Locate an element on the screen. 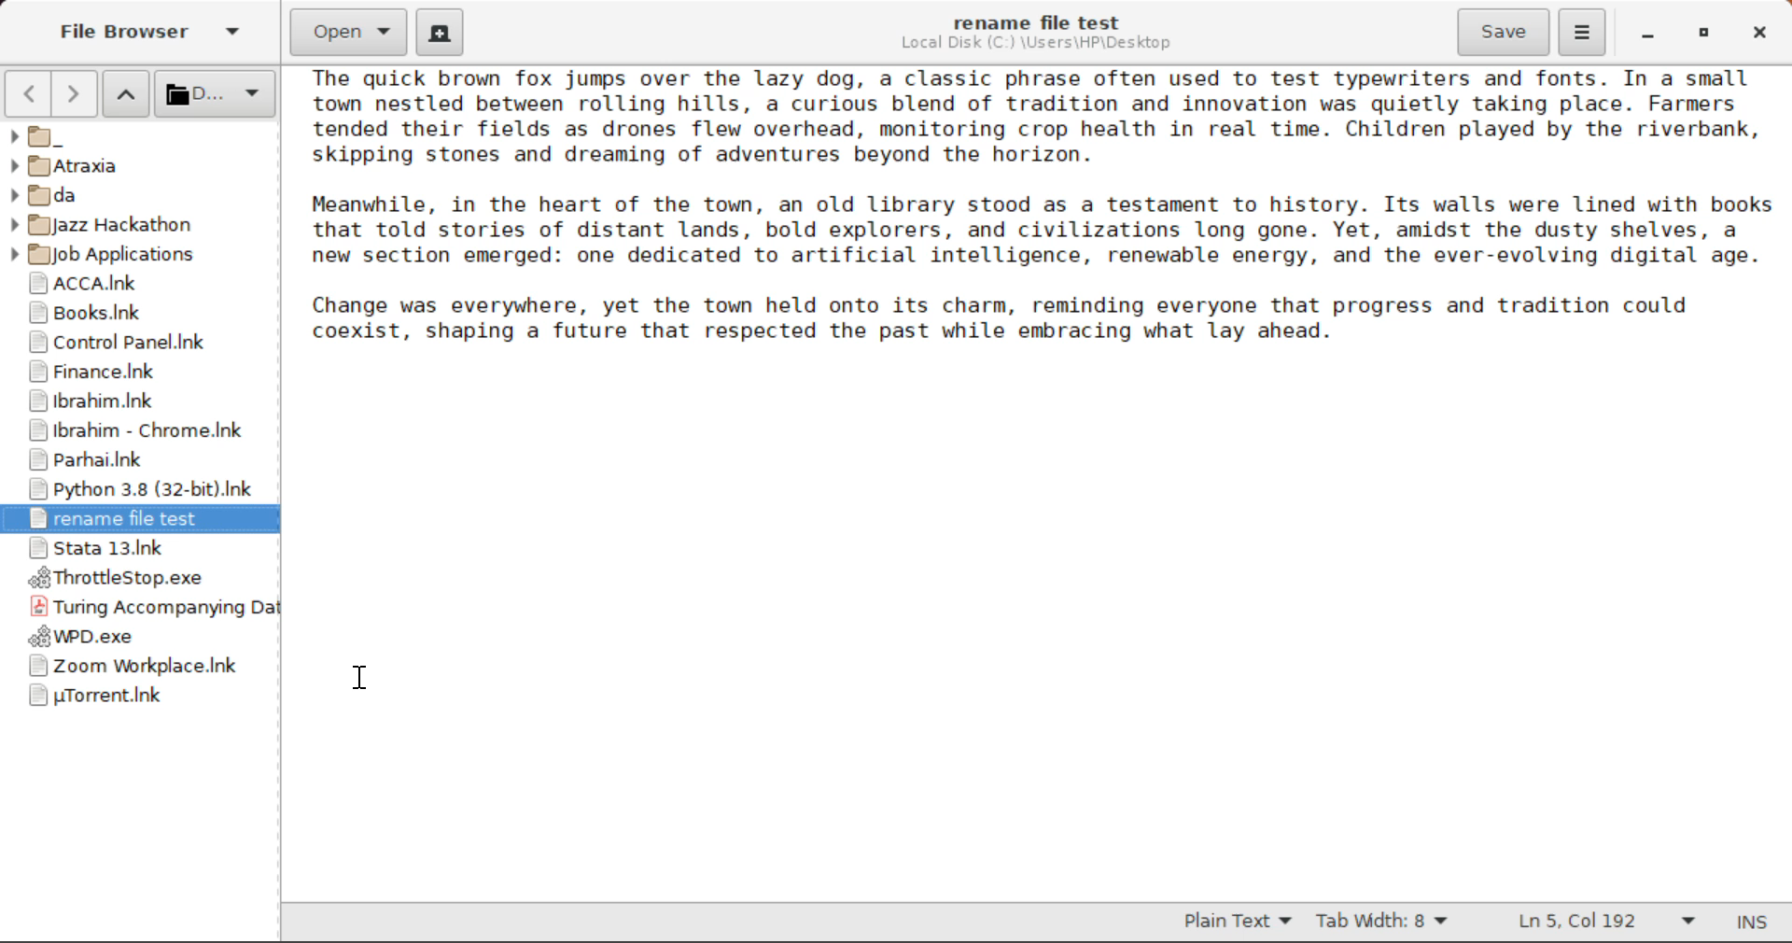 This screenshot has height=943, width=1792. Control Panel Shortcut is located at coordinates (139, 342).